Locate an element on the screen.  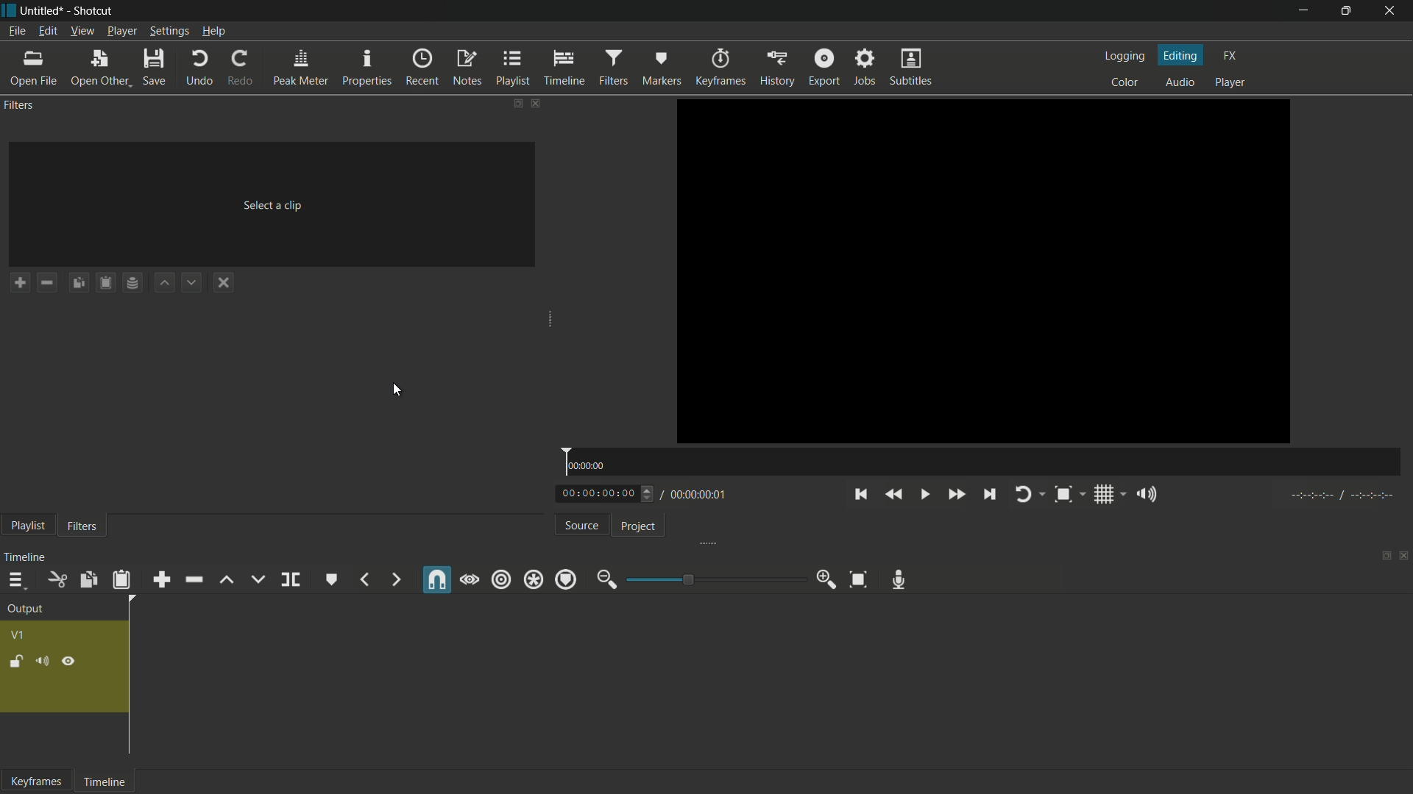
move filter up is located at coordinates (166, 282).